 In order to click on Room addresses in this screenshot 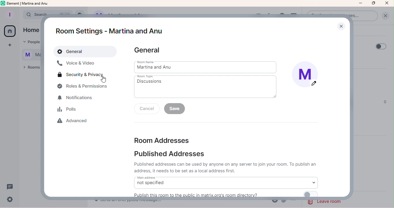, I will do `click(164, 141)`.